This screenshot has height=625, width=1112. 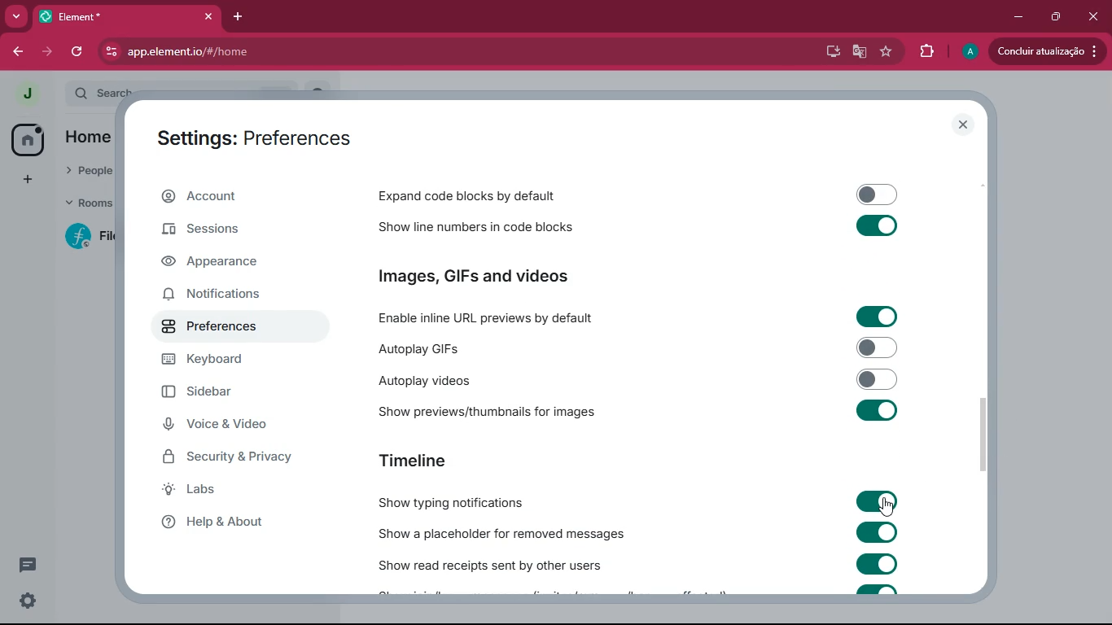 What do you see at coordinates (26, 180) in the screenshot?
I see `add` at bounding box center [26, 180].